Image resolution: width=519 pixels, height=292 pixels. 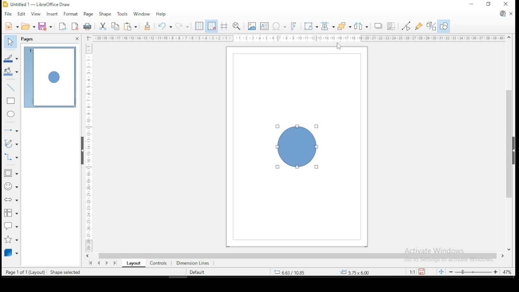 I want to click on insert, so click(x=51, y=14).